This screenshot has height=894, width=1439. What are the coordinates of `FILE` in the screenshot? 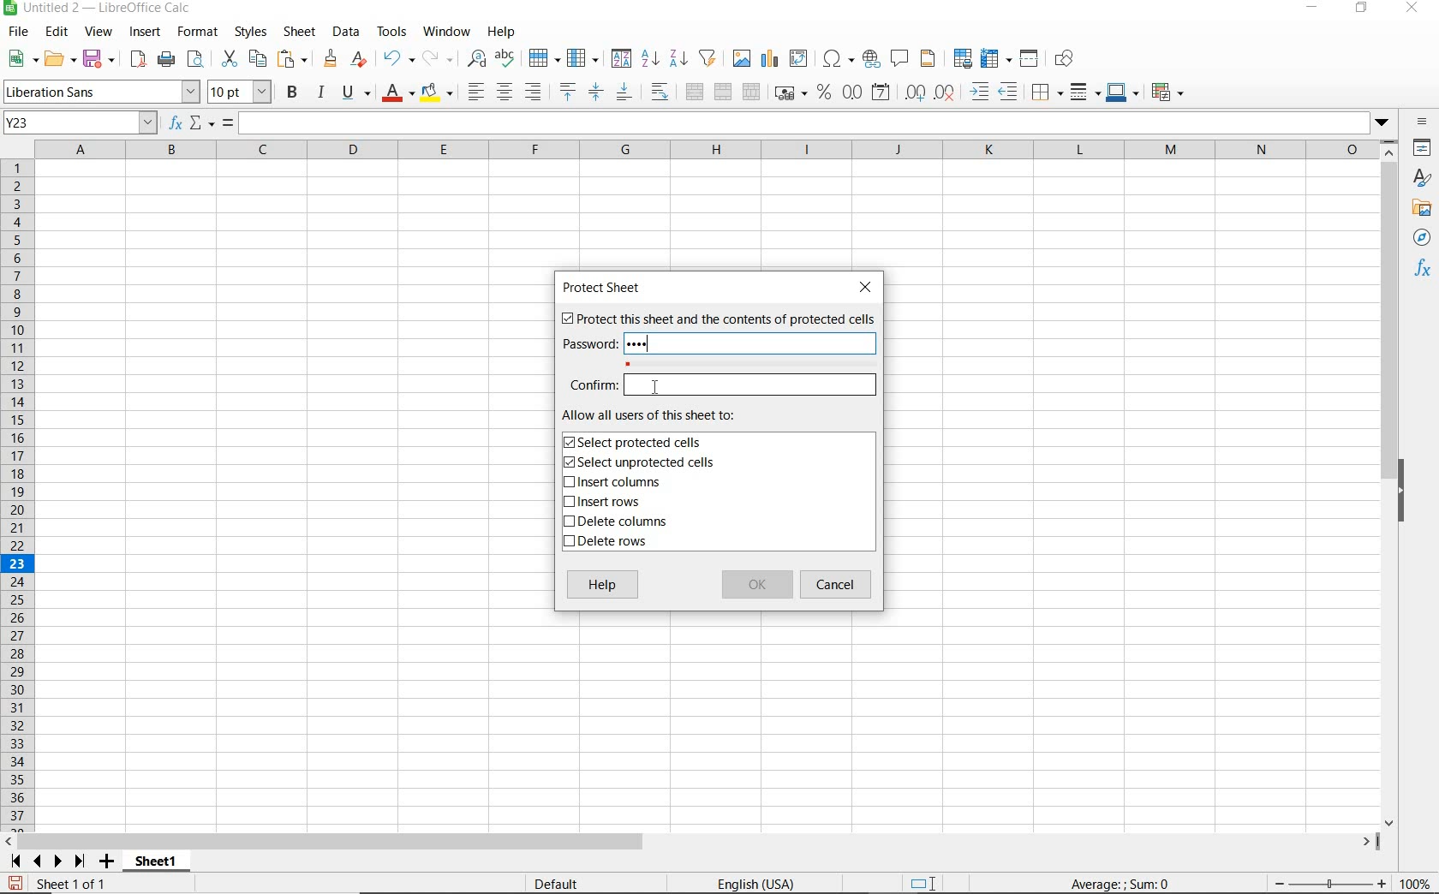 It's located at (16, 32).